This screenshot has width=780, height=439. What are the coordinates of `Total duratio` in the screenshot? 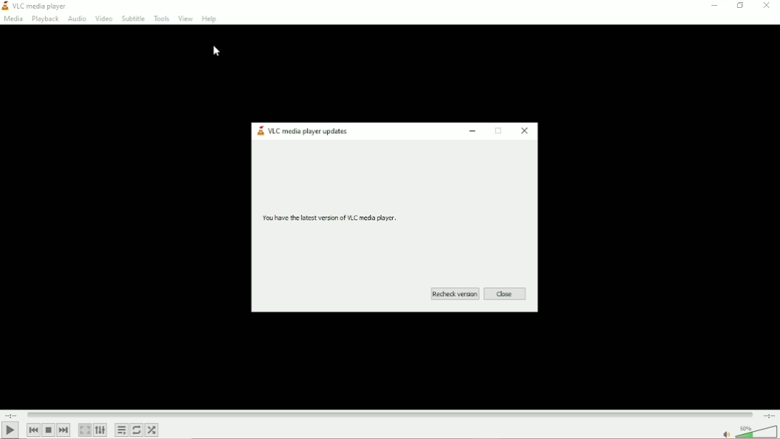 It's located at (769, 416).